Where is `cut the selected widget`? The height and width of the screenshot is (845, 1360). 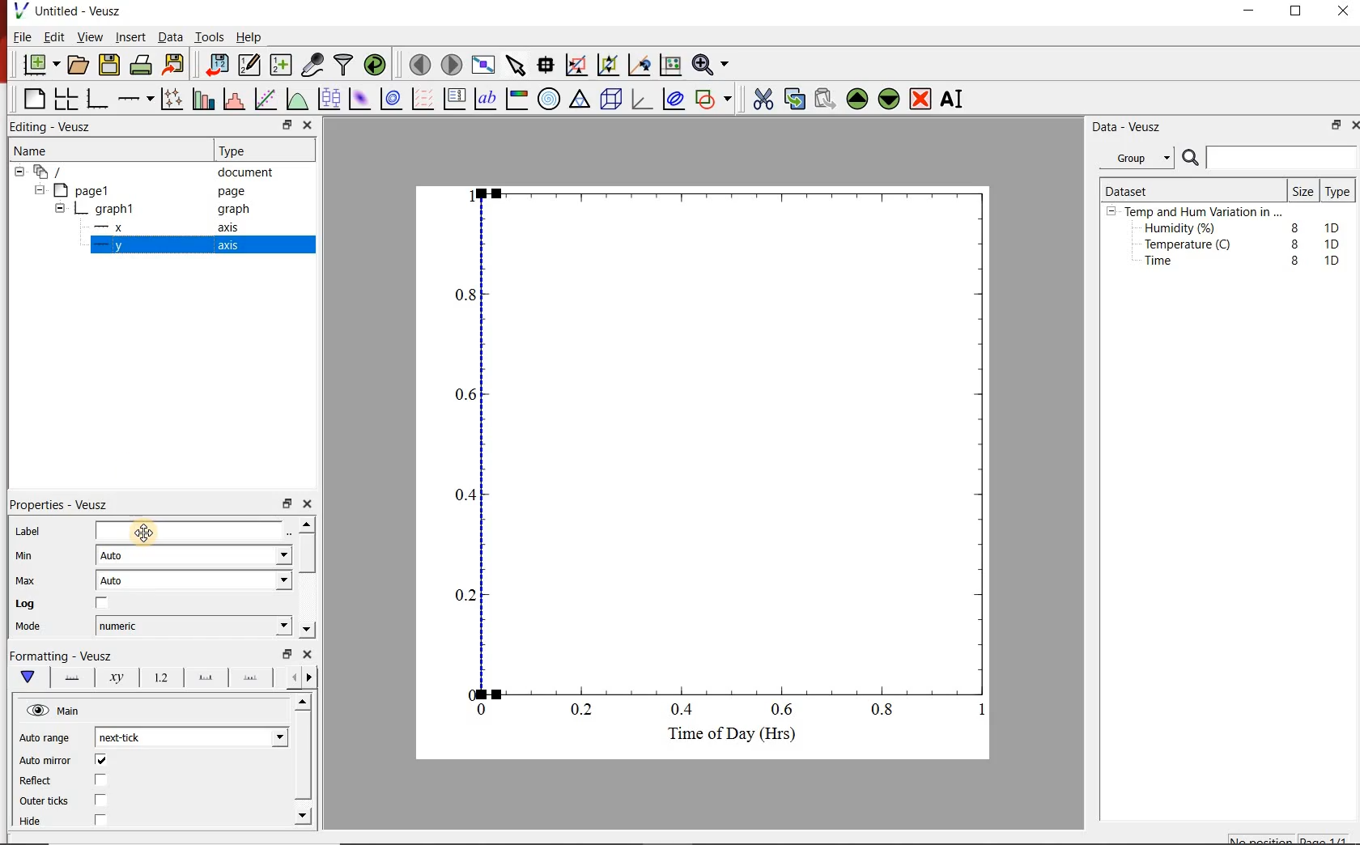 cut the selected widget is located at coordinates (762, 97).